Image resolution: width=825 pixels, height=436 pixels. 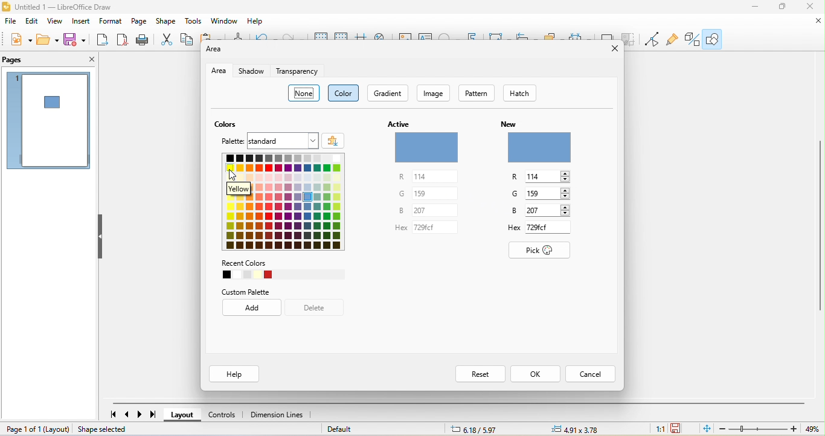 I want to click on close, so click(x=816, y=22).